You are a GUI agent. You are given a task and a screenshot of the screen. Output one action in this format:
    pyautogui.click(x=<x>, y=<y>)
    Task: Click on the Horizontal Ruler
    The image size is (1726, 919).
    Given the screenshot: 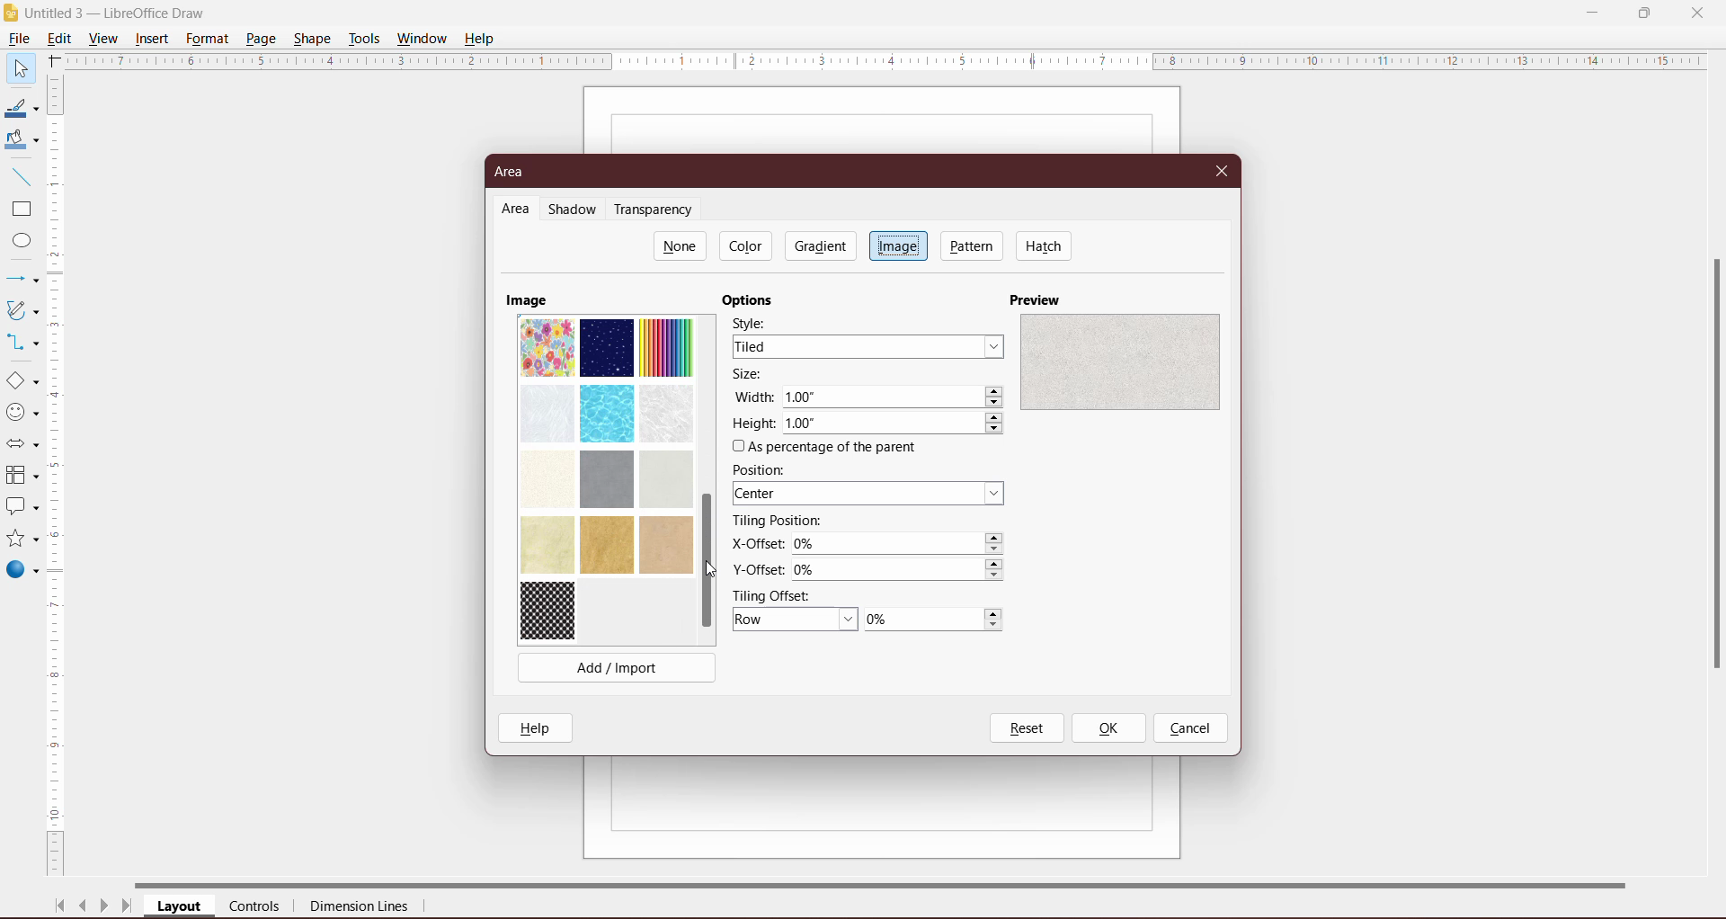 What is the action you would take?
    pyautogui.click(x=885, y=60)
    